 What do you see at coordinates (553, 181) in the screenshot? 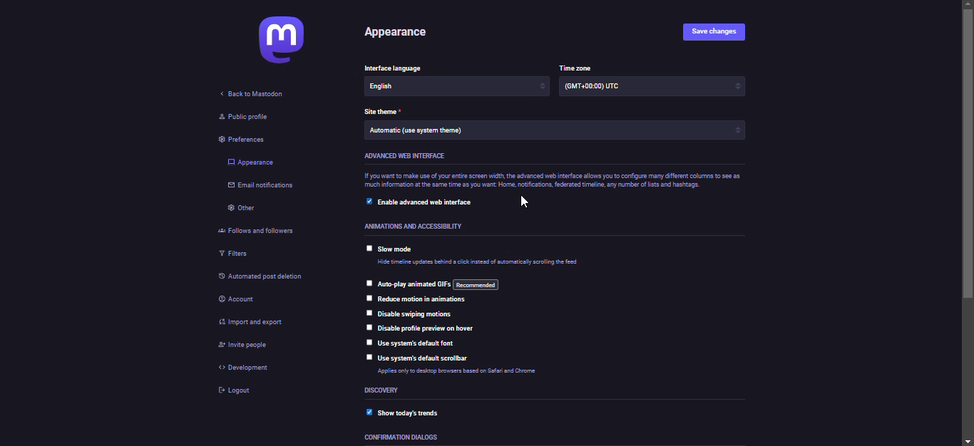
I see `If you want to make use of your entire screen width, the advanced web interface allows you to configure many different columns to see as much information at the same time as you want Home, notifications, federated time, any number of lists and hashtags.` at bounding box center [553, 181].